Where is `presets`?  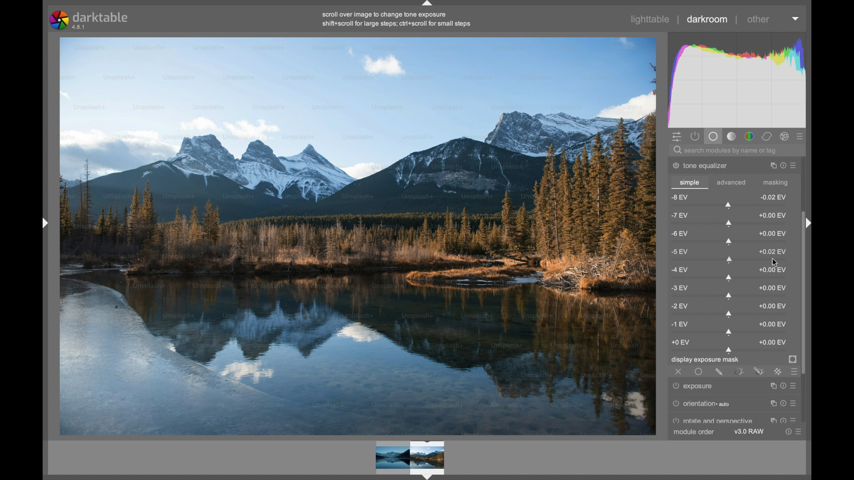 presets is located at coordinates (802, 432).